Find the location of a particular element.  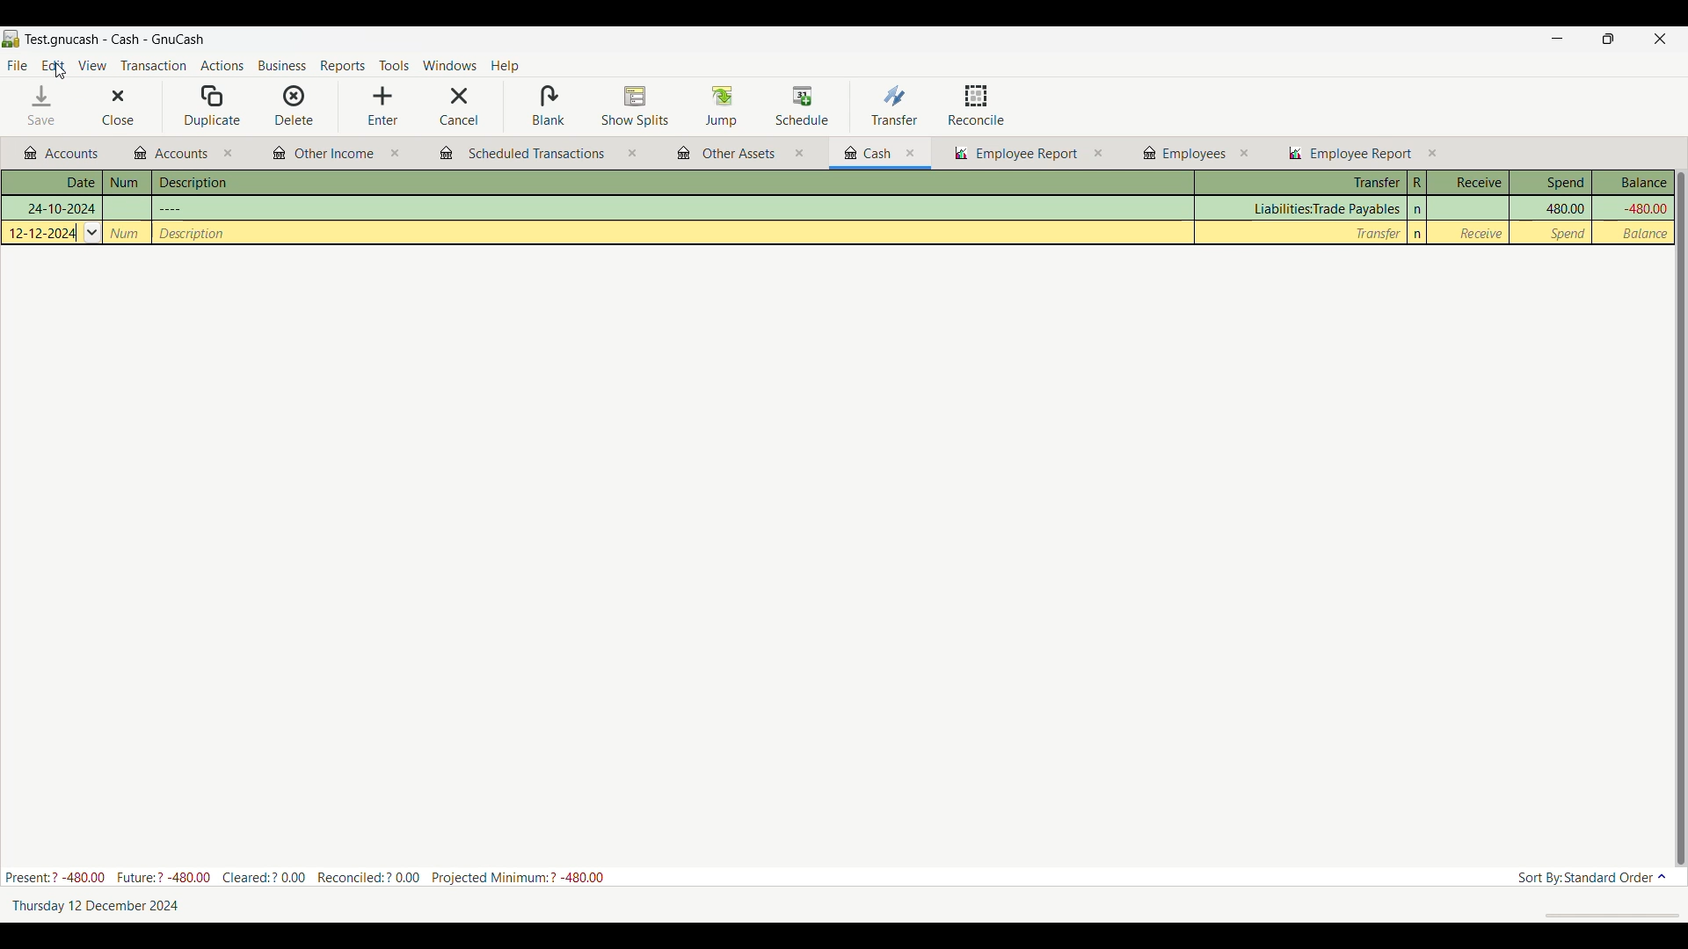

close is located at coordinates (1245, 153).